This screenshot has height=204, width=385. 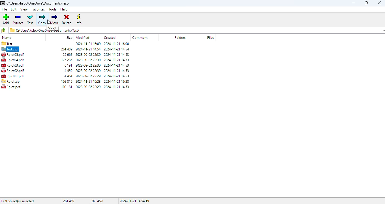 I want to click on cursor, so click(x=49, y=22).